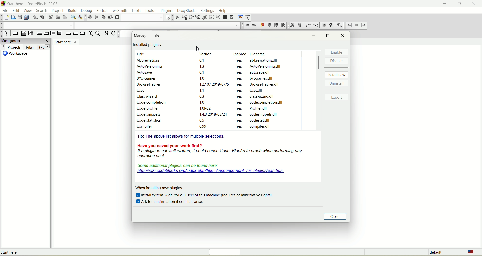  I want to click on file, so click(6, 11).